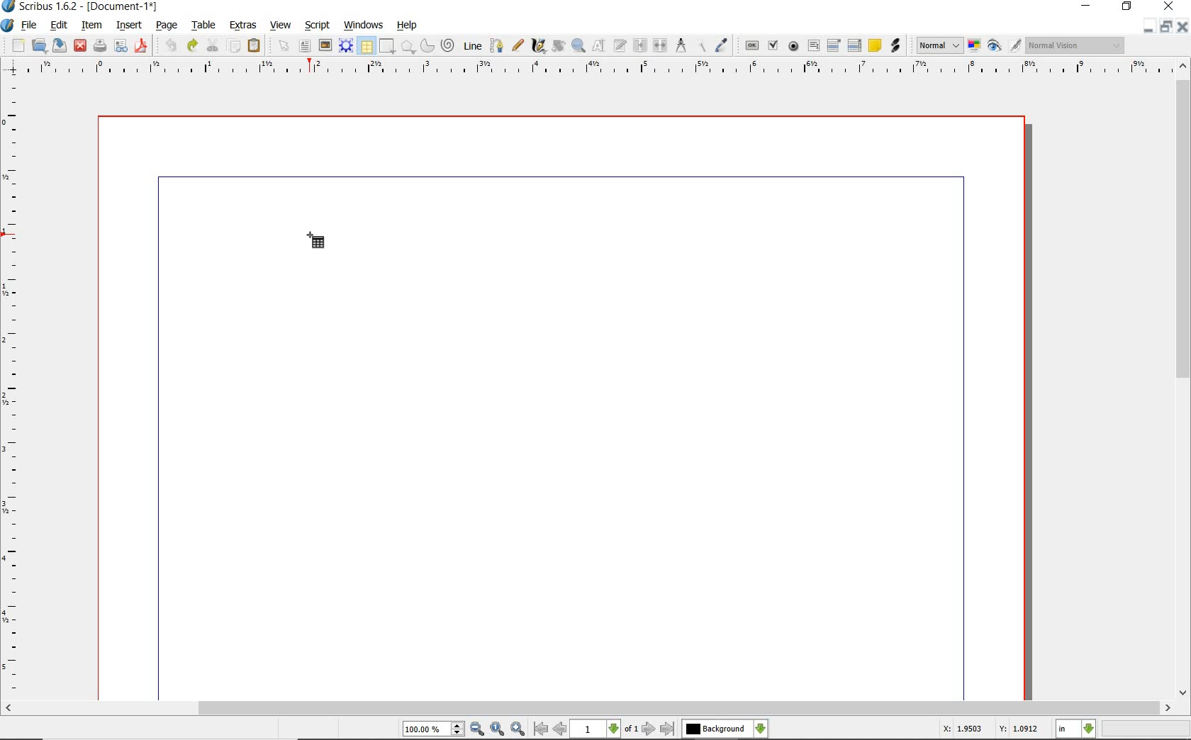 This screenshot has width=1191, height=740. I want to click on edit in preview mode, so click(1014, 46).